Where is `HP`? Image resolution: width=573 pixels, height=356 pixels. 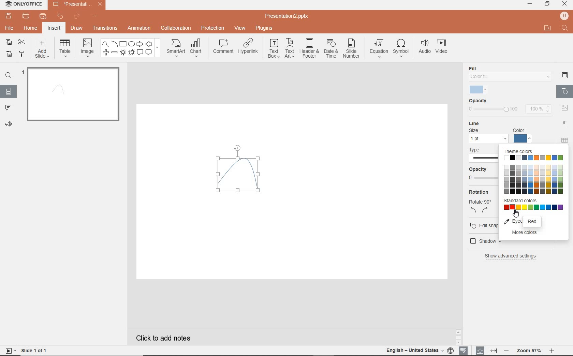 HP is located at coordinates (563, 15).